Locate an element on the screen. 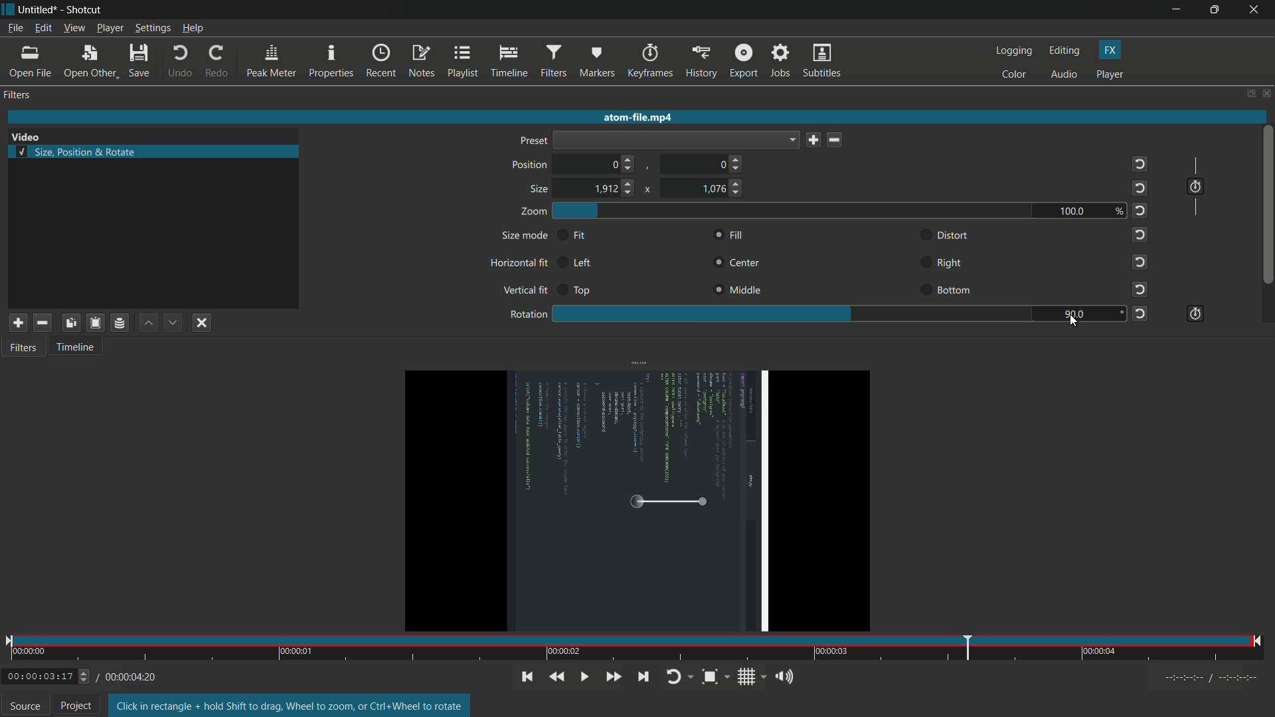  player is located at coordinates (1112, 74).